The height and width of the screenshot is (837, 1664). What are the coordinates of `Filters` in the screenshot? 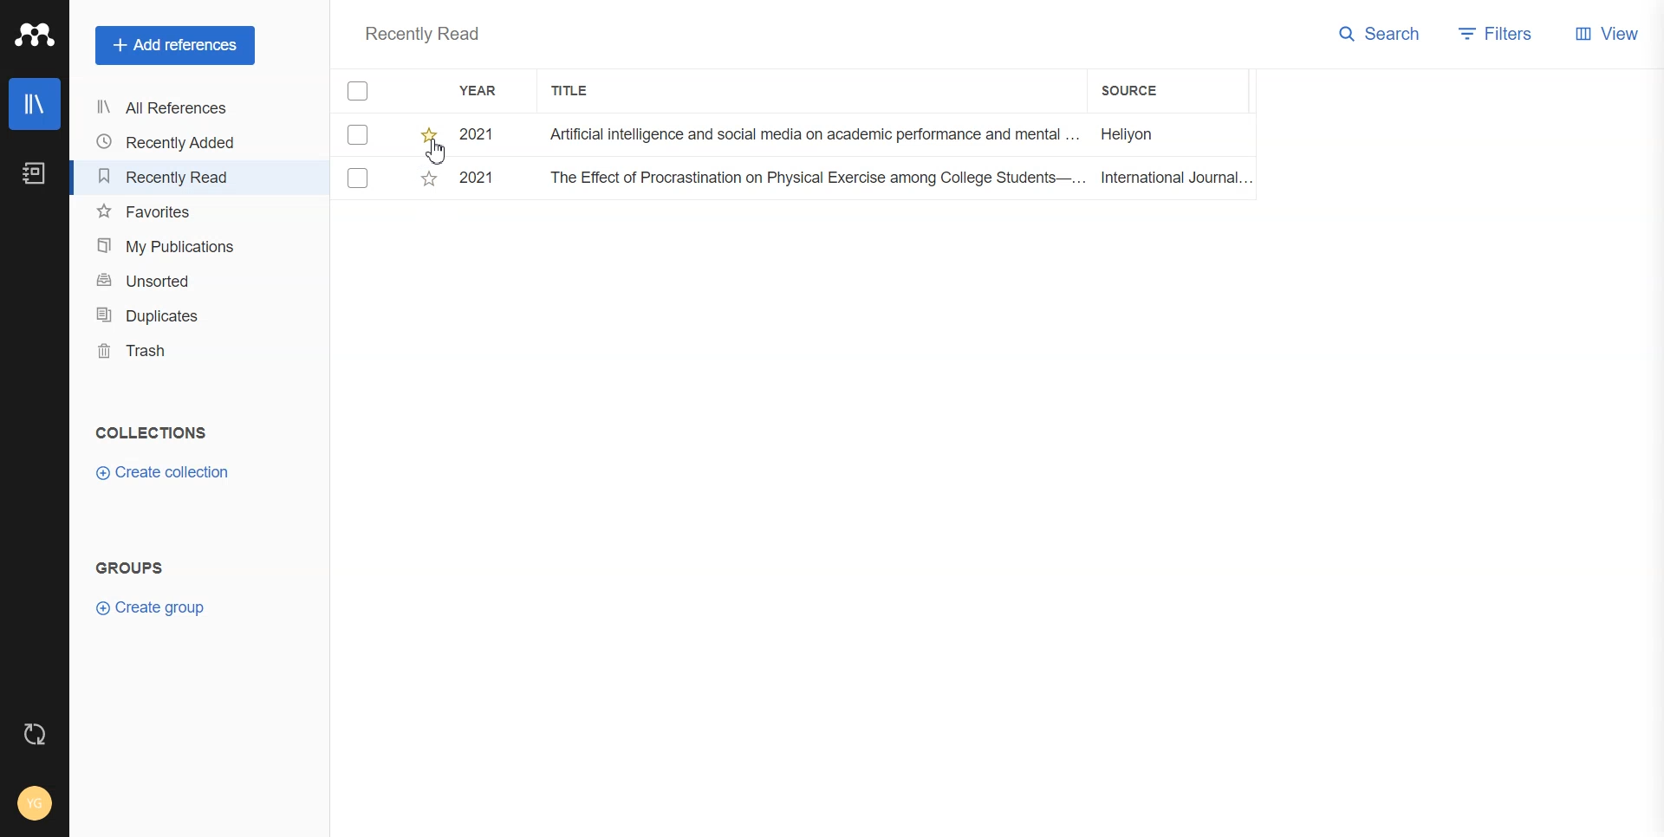 It's located at (1497, 35).